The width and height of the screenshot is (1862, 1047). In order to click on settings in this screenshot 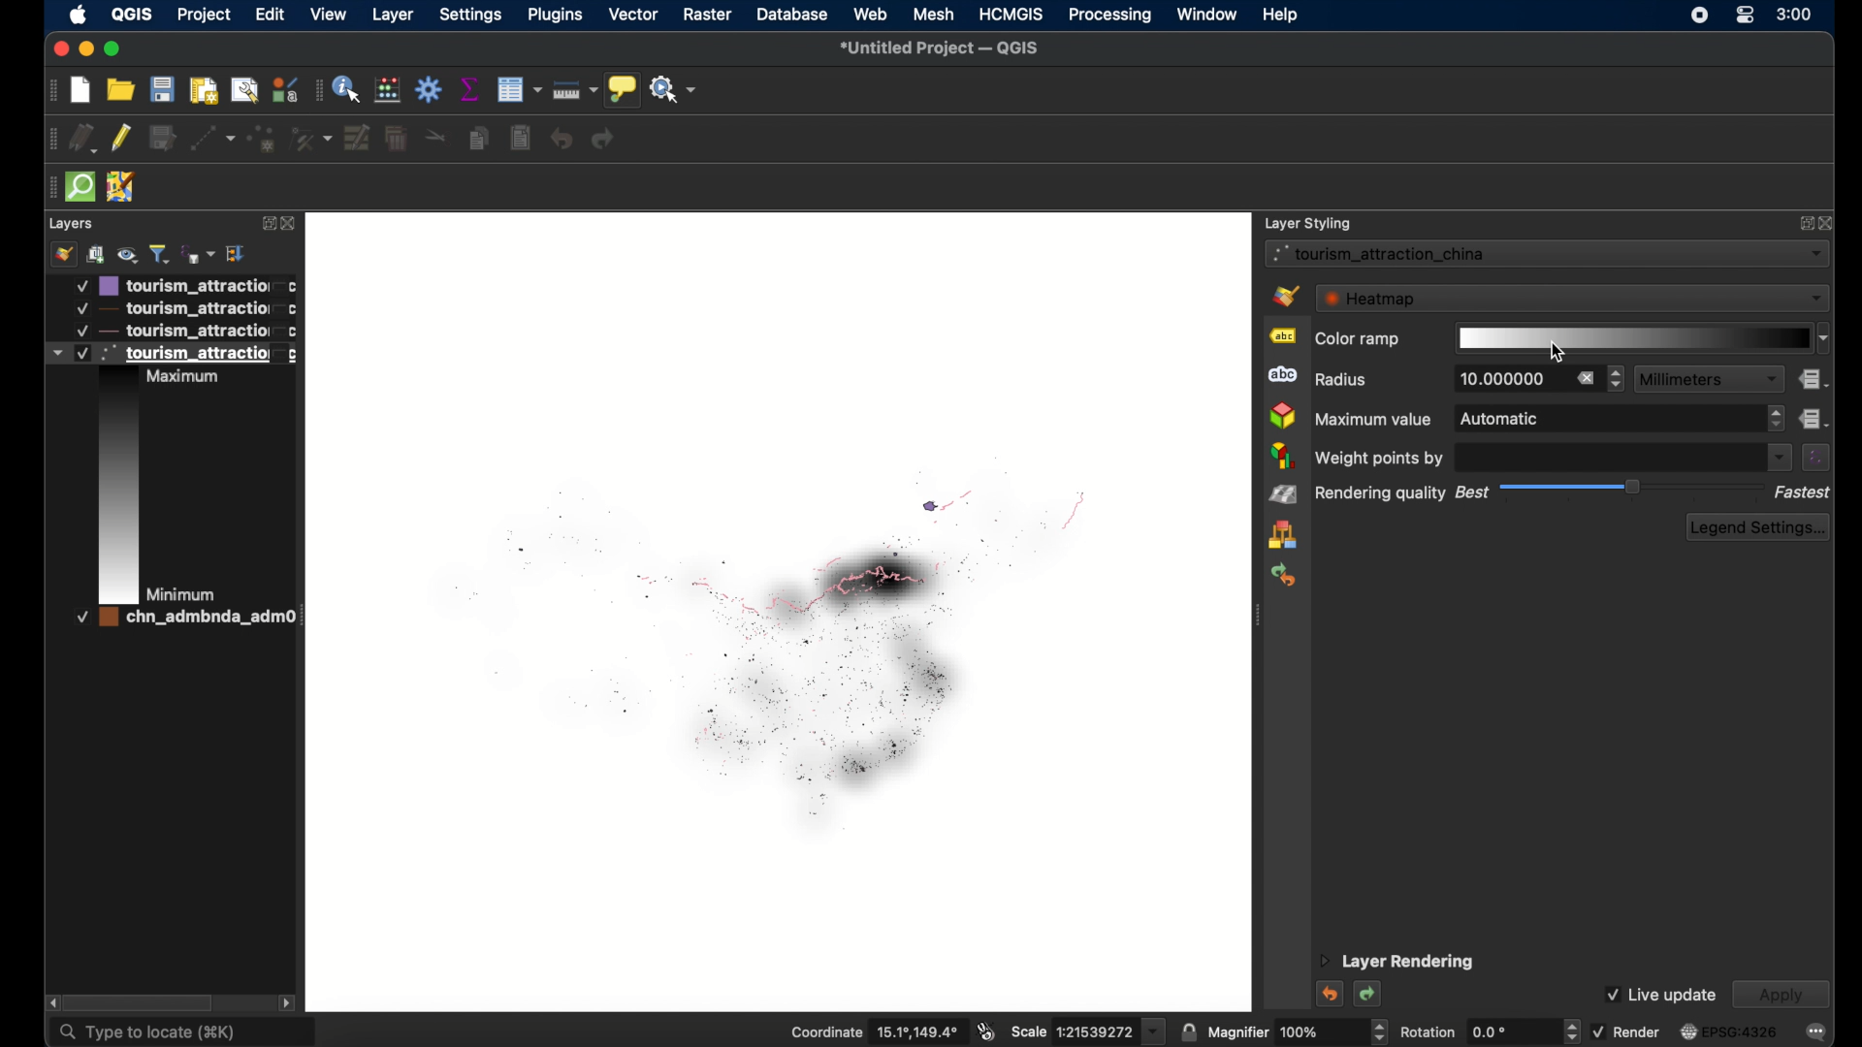, I will do `click(473, 16)`.